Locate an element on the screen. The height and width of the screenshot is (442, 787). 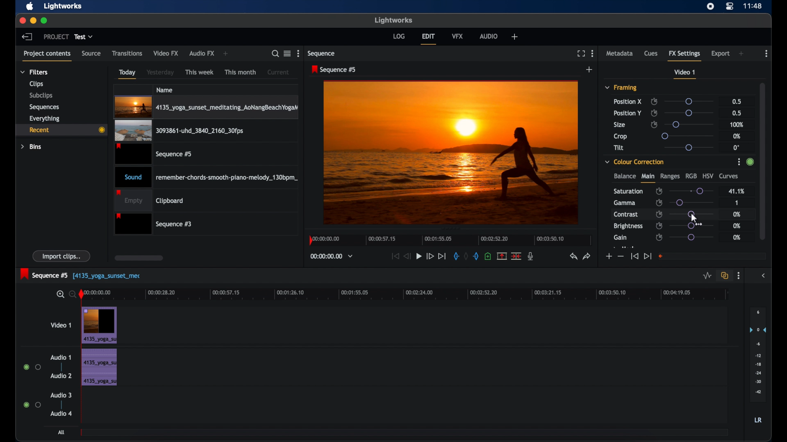
empty is located at coordinates (149, 200).